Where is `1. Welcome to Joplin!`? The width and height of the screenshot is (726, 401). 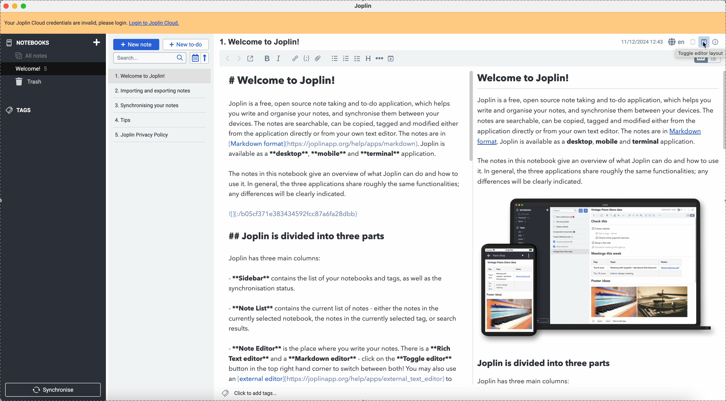 1. Welcome to Joplin! is located at coordinates (262, 41).